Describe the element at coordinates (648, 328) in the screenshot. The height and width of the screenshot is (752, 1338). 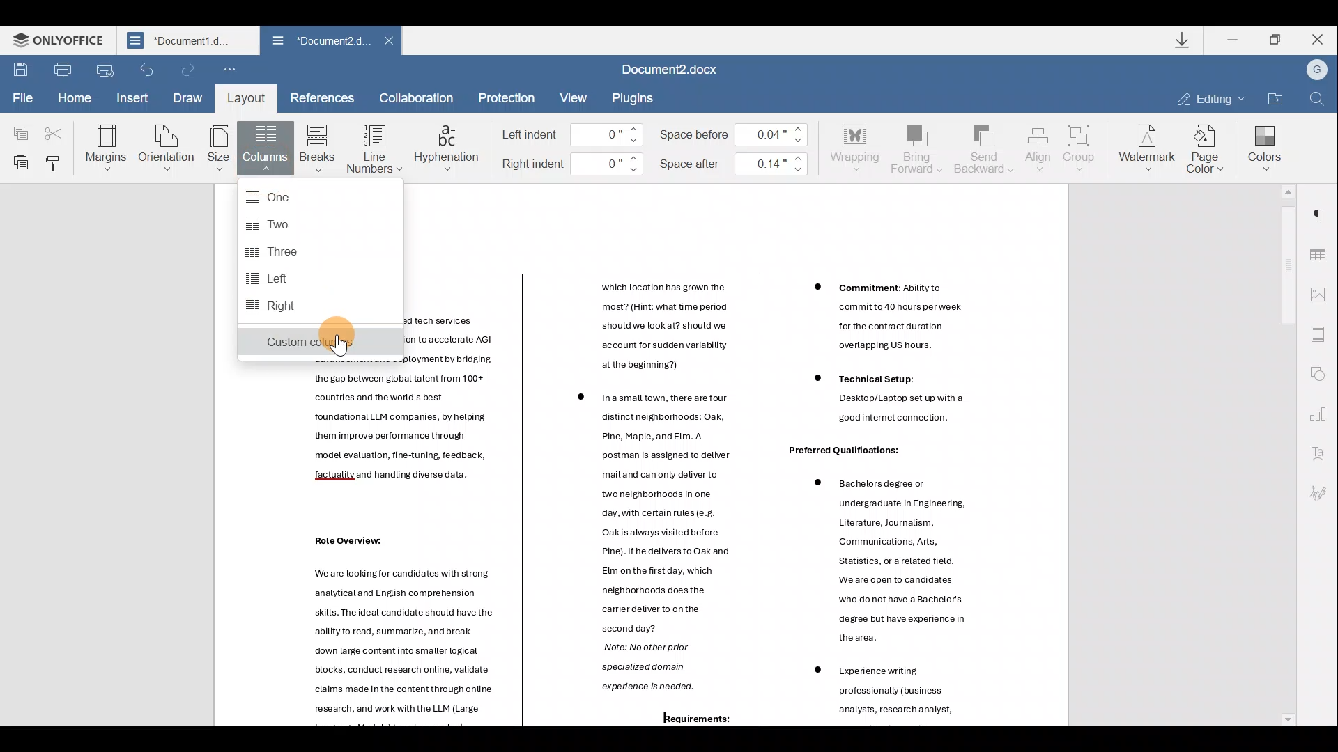
I see `` at that location.